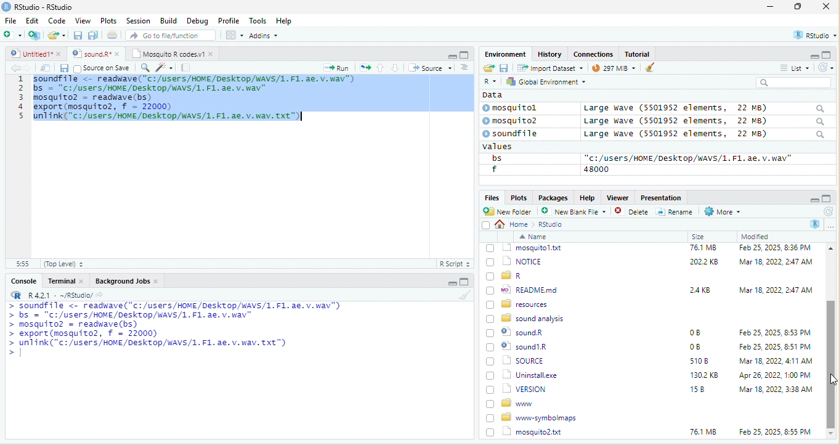  What do you see at coordinates (234, 35) in the screenshot?
I see `view` at bounding box center [234, 35].